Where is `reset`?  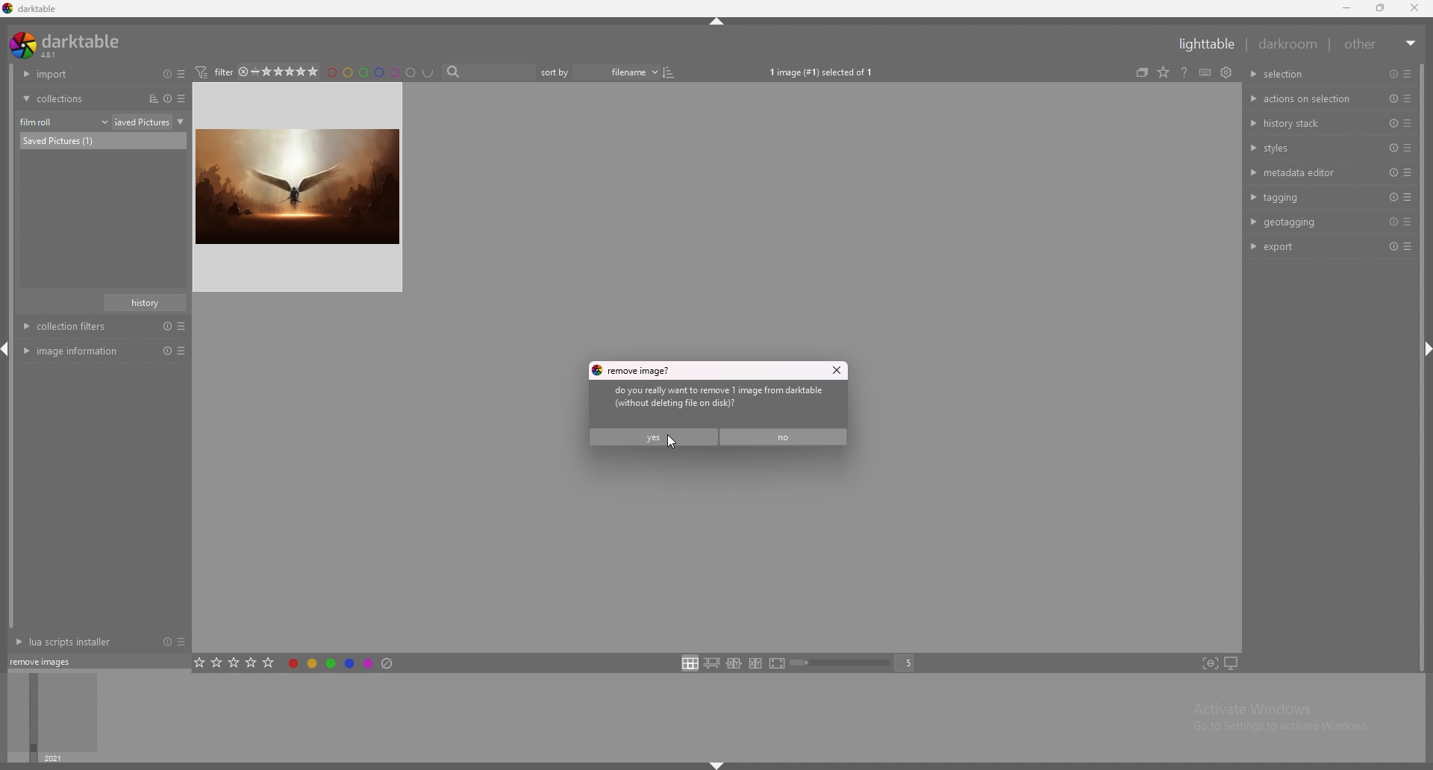
reset is located at coordinates (1394, 99).